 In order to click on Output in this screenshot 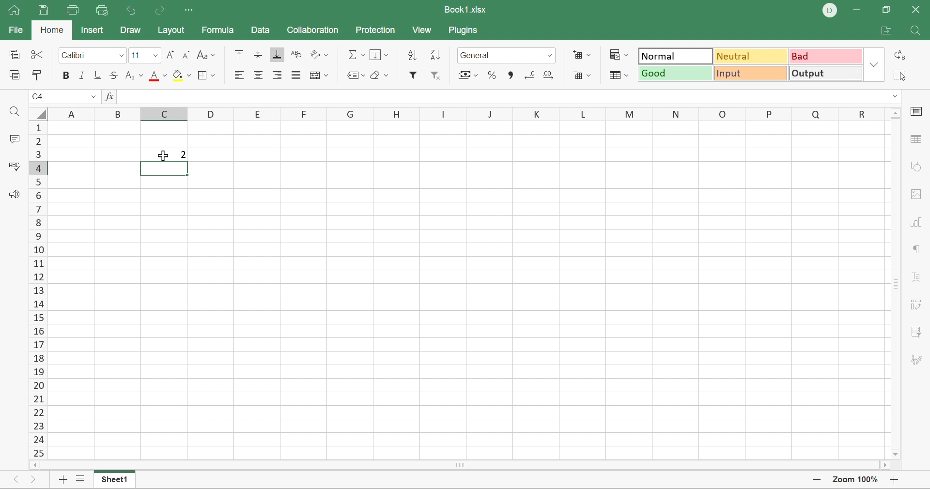, I will do `click(826, 73)`.